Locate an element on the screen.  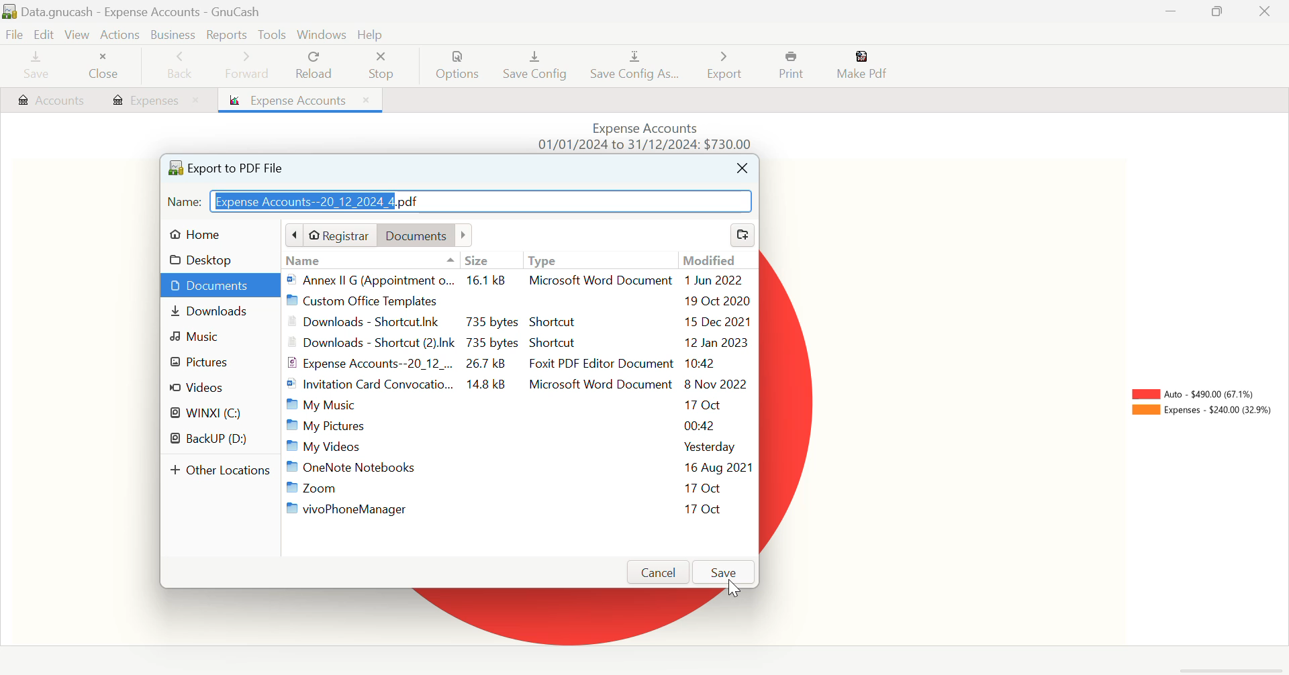
Expenses Tab is located at coordinates (156, 99).